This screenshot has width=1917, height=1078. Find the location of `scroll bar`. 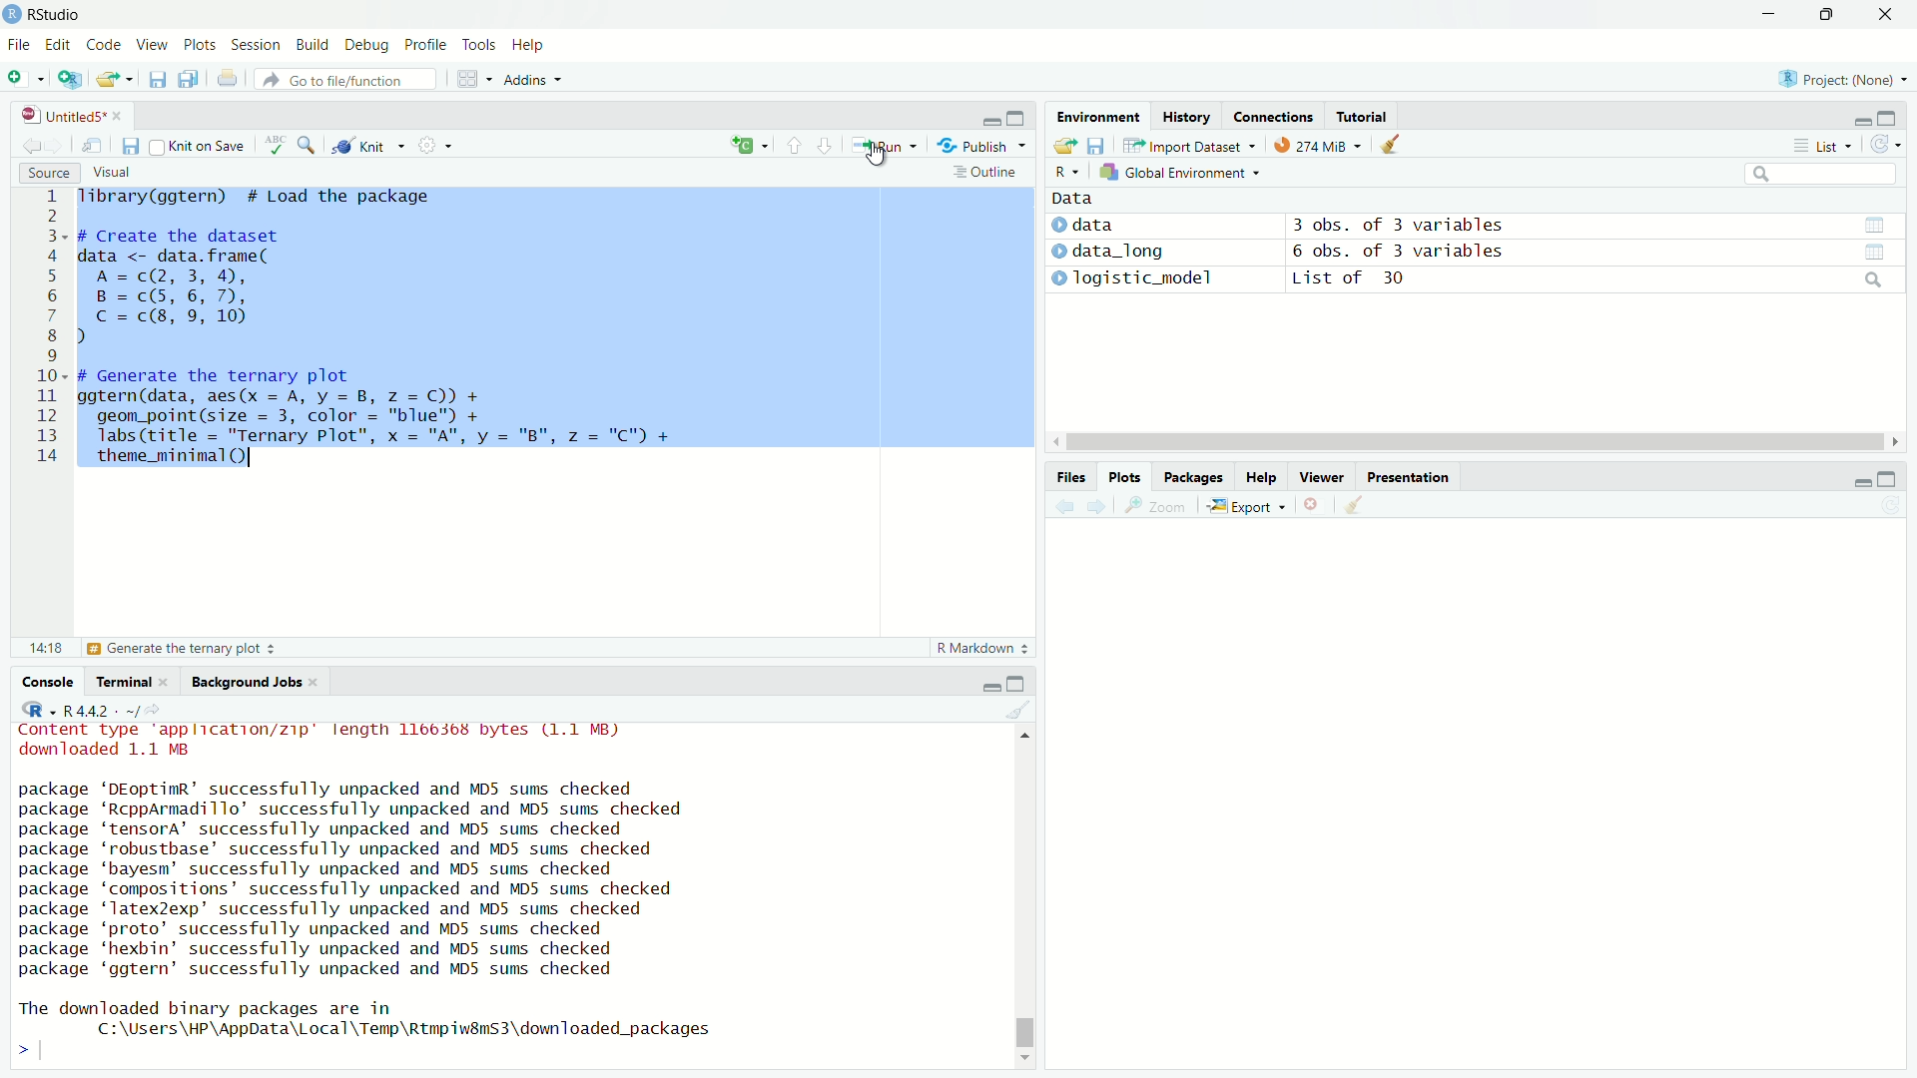

scroll bar is located at coordinates (1031, 893).